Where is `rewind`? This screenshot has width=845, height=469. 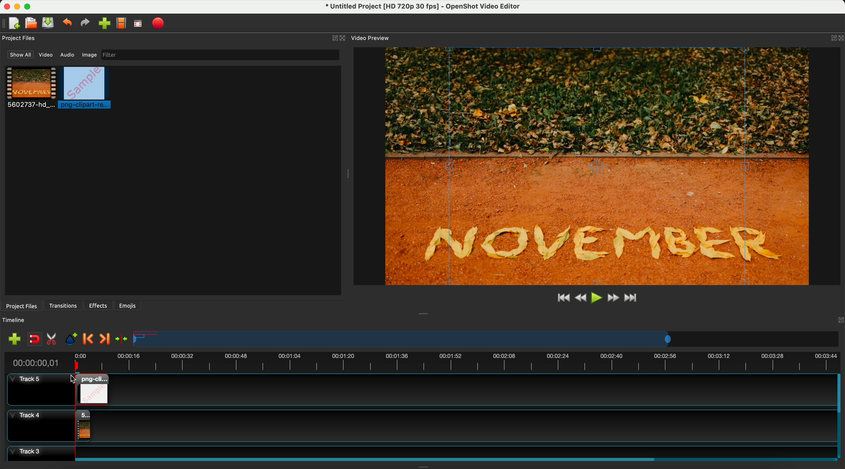 rewind is located at coordinates (580, 299).